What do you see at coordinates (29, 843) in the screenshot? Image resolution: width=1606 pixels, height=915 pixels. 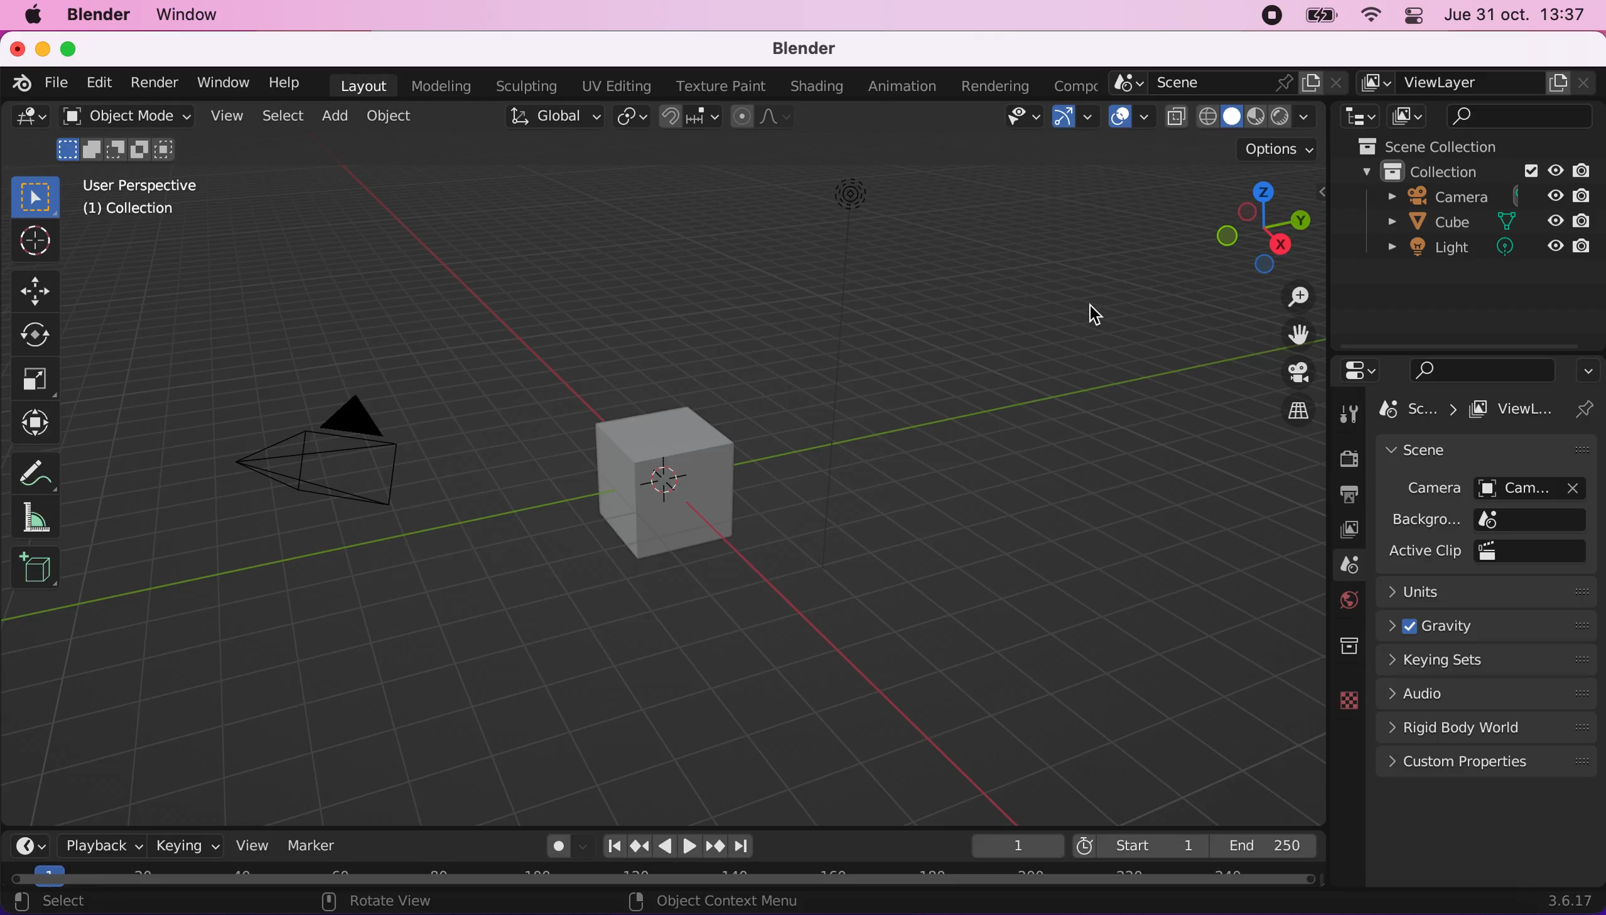 I see `editor type` at bounding box center [29, 843].